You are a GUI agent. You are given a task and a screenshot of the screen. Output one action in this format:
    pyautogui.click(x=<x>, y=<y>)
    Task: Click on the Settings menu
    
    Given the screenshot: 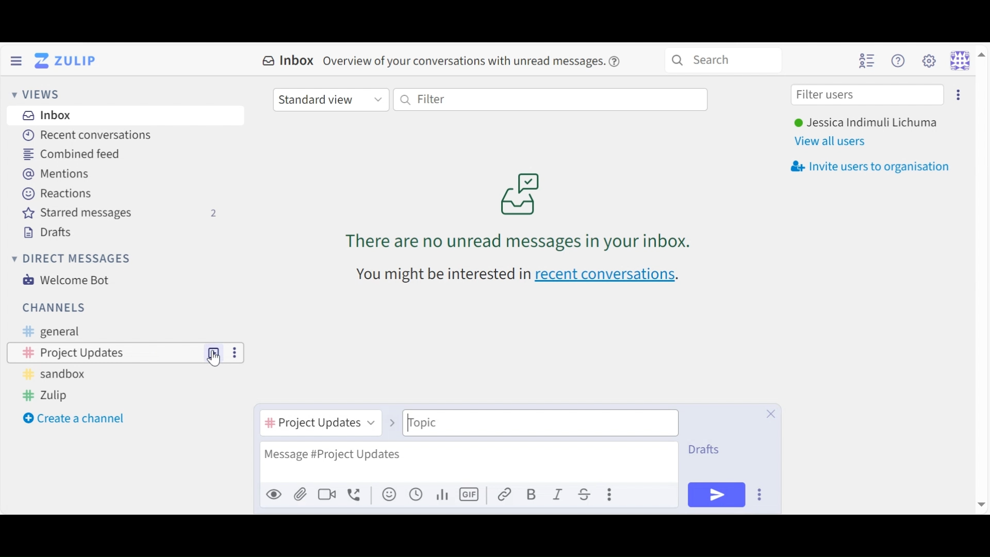 What is the action you would take?
    pyautogui.click(x=929, y=60)
    